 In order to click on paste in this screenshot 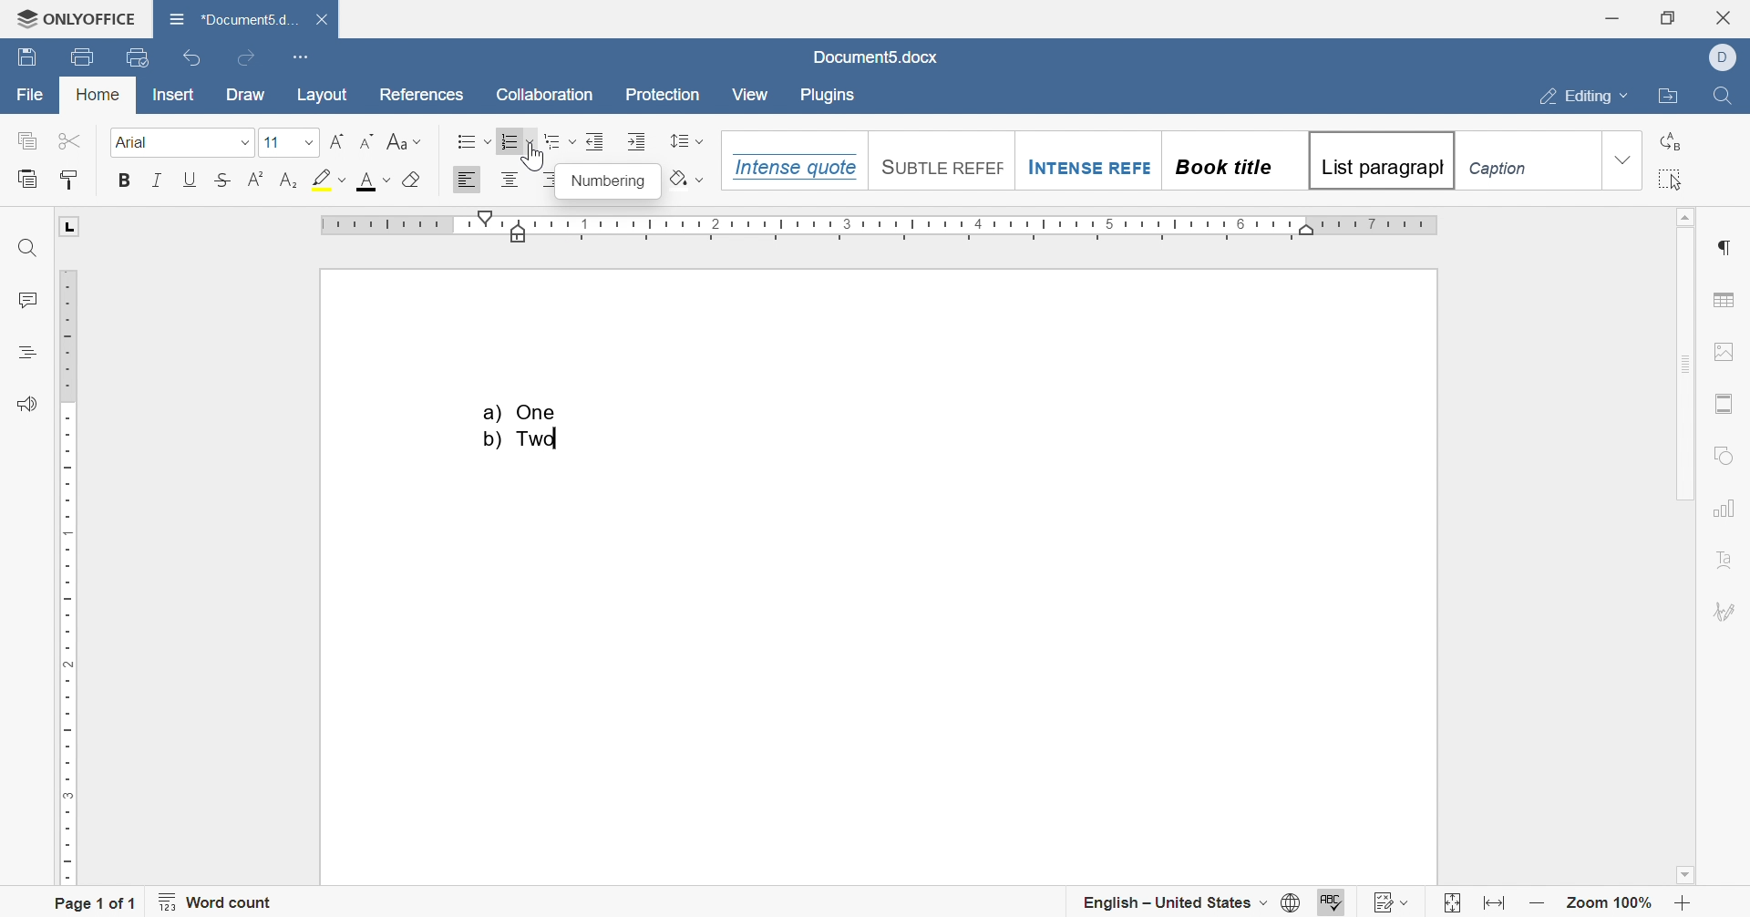, I will do `click(26, 177)`.